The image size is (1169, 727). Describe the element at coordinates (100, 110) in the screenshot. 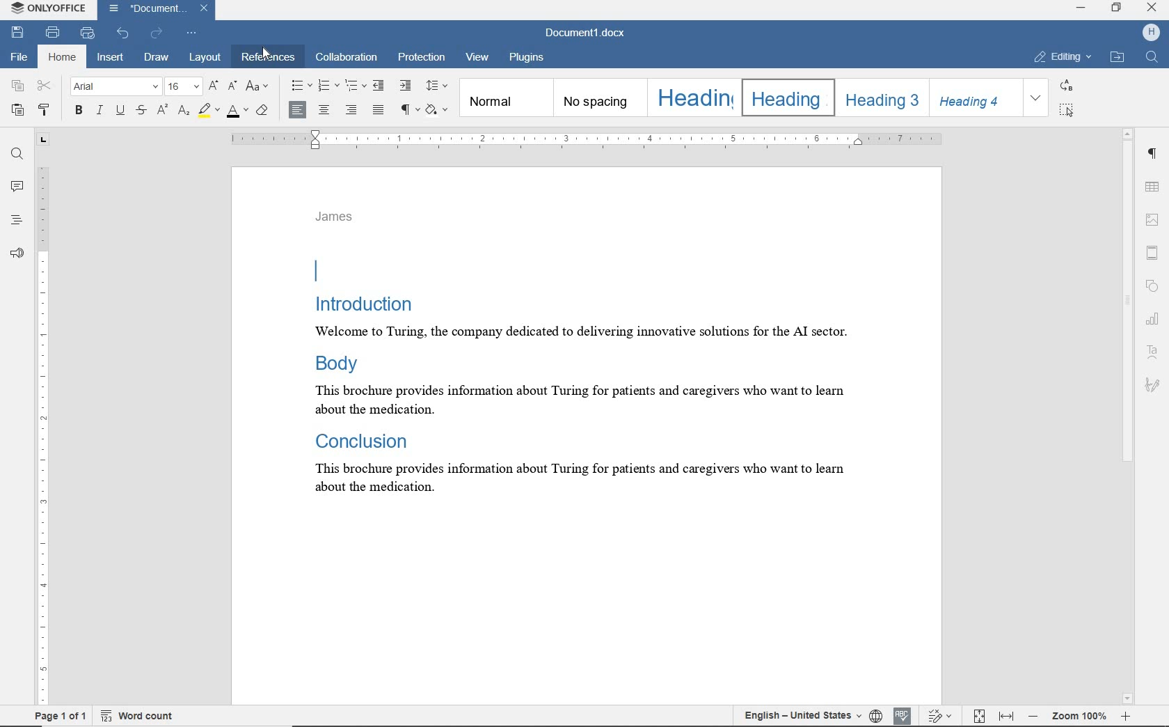

I see `italic` at that location.